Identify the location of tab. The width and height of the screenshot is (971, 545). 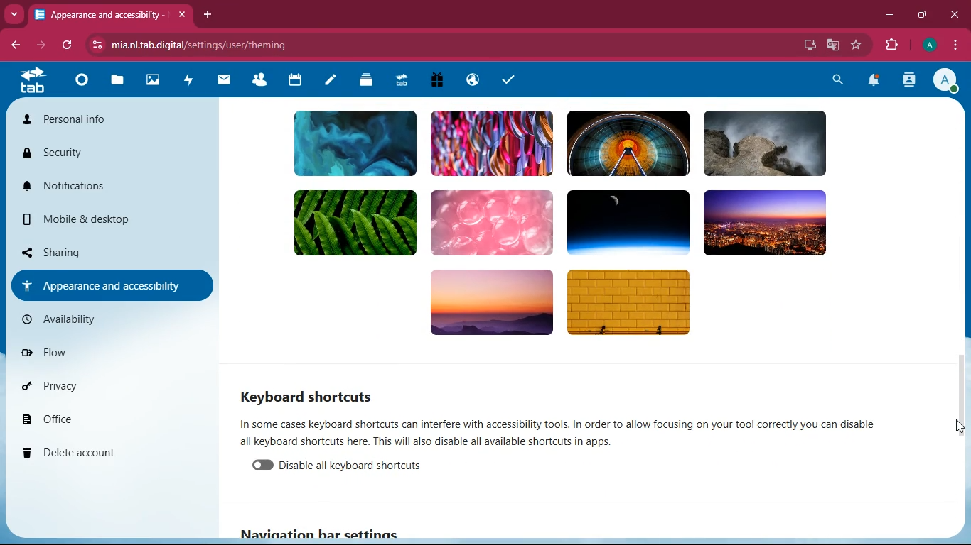
(33, 79).